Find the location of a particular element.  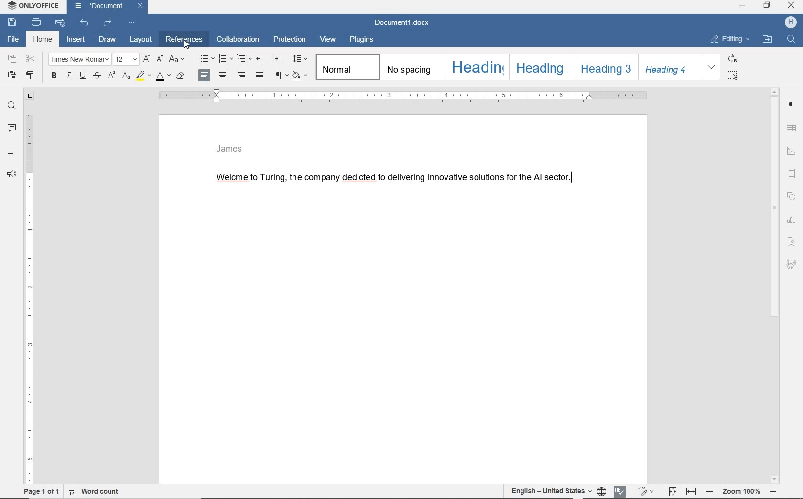

Welcme to Turing, the company dedicted to delivering innovative solutions for the Al sector is located at coordinates (392, 179).